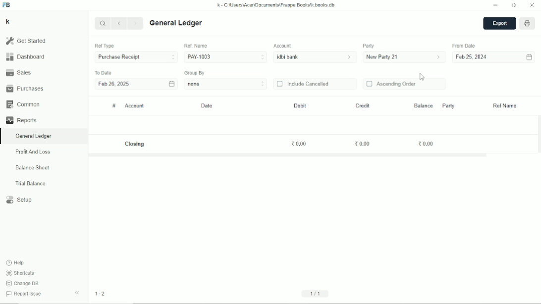 The image size is (541, 304). What do you see at coordinates (472, 57) in the screenshot?
I see `Feb 25, 2024` at bounding box center [472, 57].